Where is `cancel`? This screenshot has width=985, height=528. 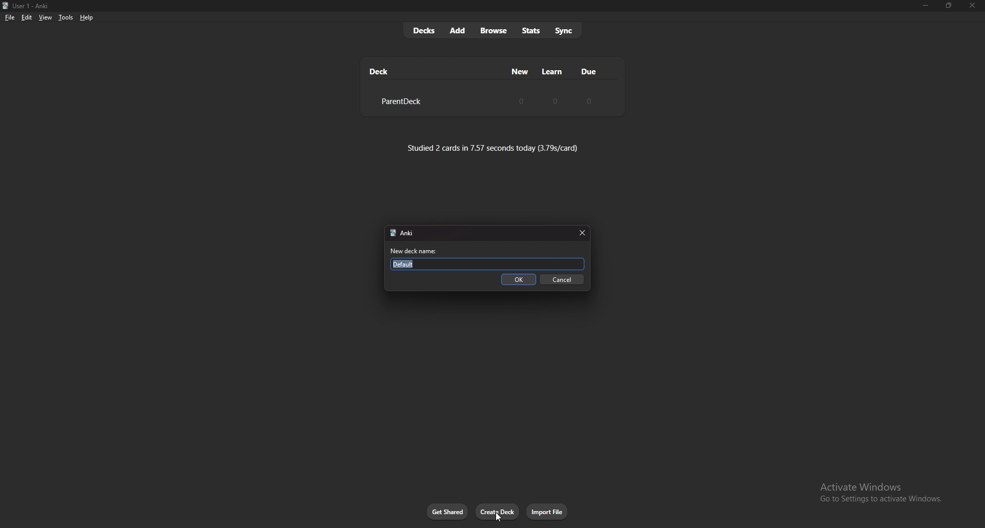 cancel is located at coordinates (563, 280).